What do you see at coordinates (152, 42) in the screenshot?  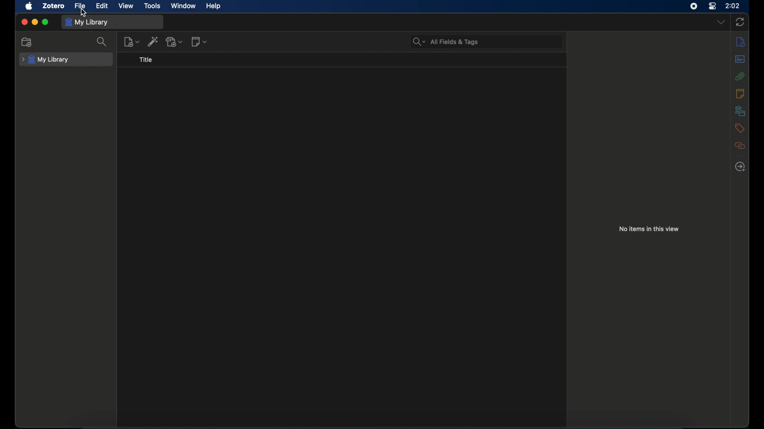 I see `add item by identifier` at bounding box center [152, 42].